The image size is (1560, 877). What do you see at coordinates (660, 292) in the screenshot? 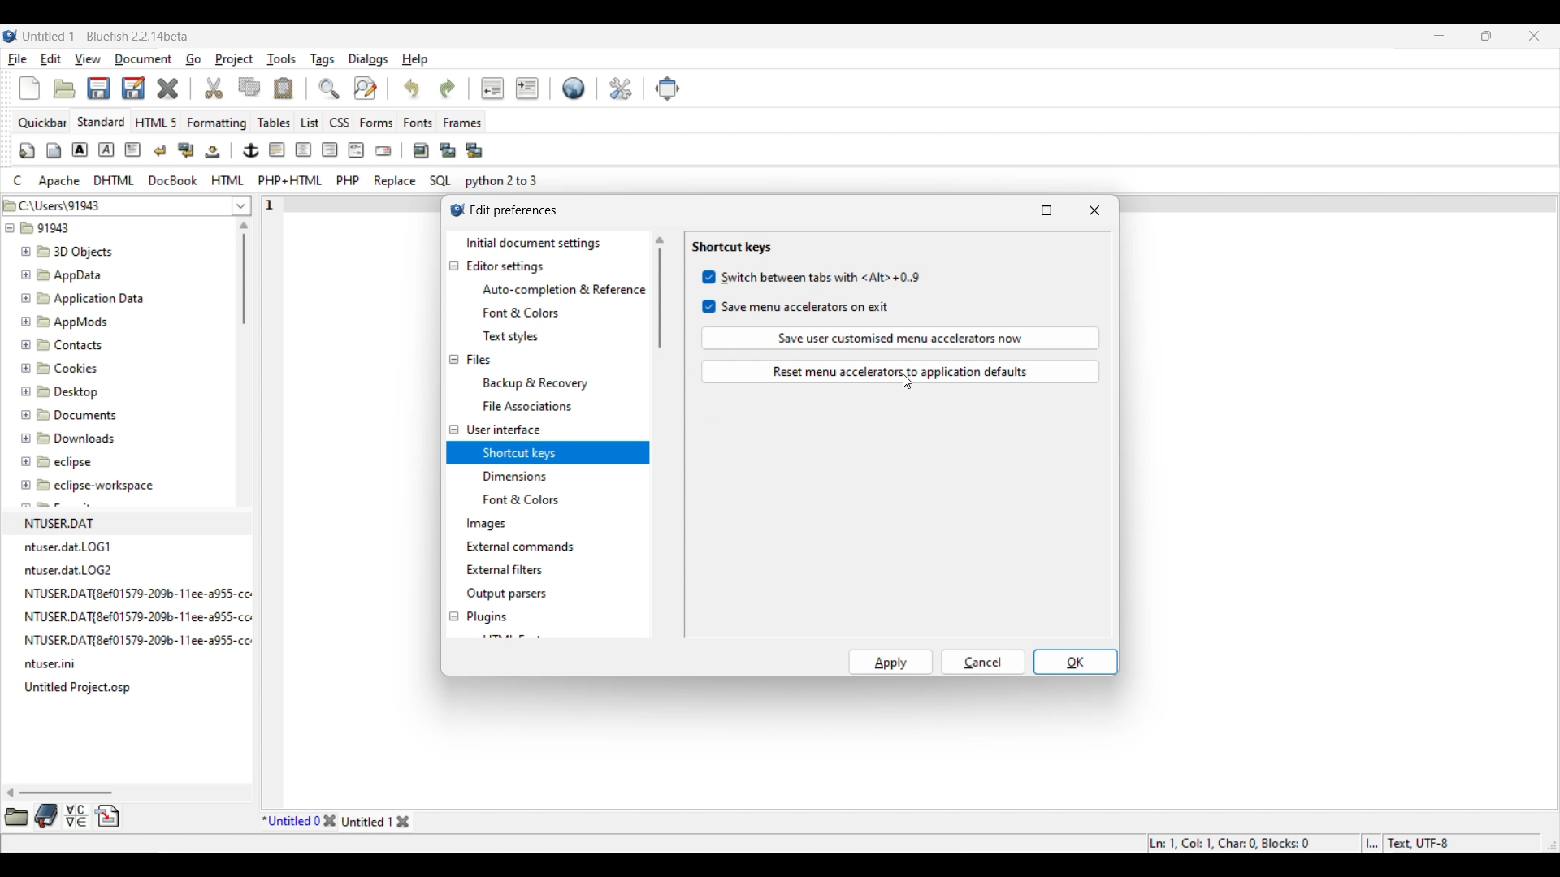
I see `Vertical slide bar` at bounding box center [660, 292].